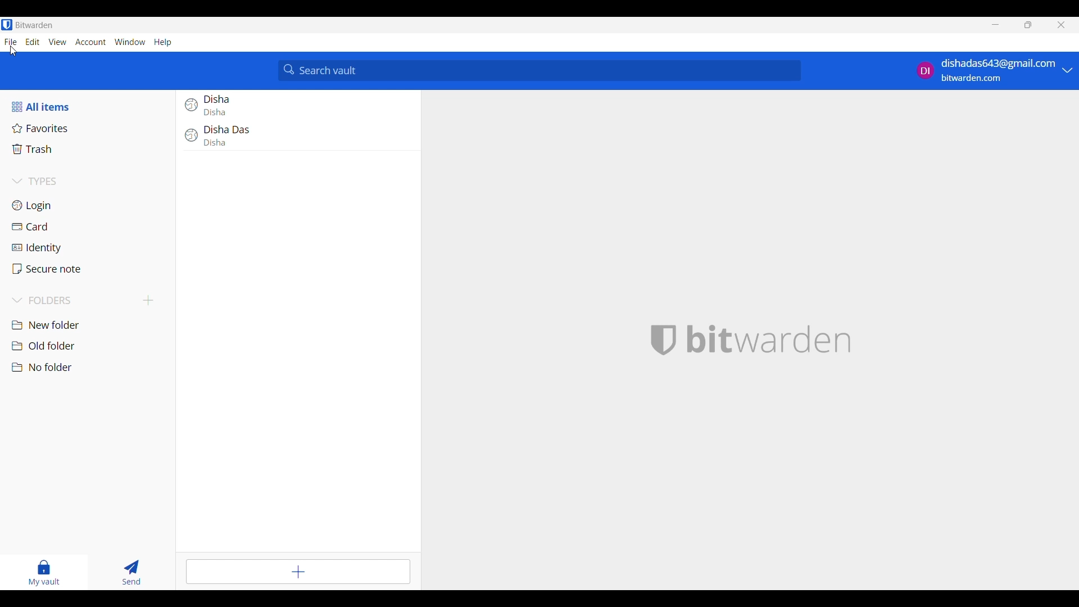 This screenshot has height=607, width=1079. Describe the element at coordinates (89, 206) in the screenshot. I see `Login` at that location.